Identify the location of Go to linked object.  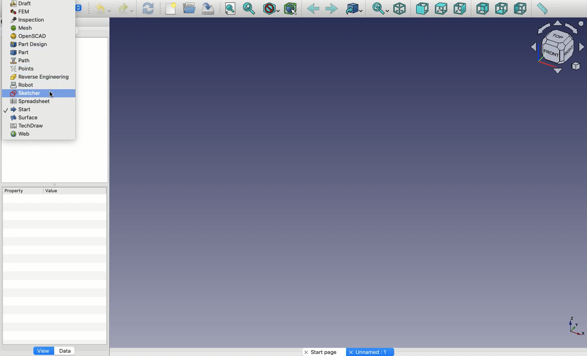
(354, 9).